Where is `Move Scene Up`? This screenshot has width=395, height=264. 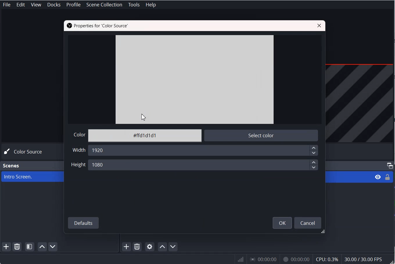
Move Scene Up is located at coordinates (42, 247).